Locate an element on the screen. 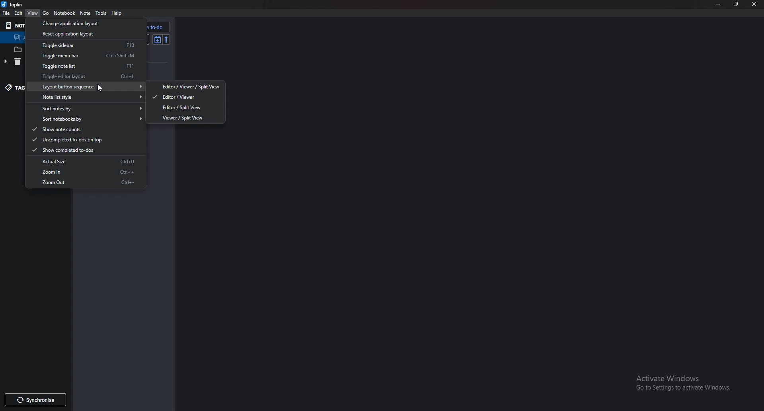 The image size is (764, 411). Zoom in is located at coordinates (87, 172).